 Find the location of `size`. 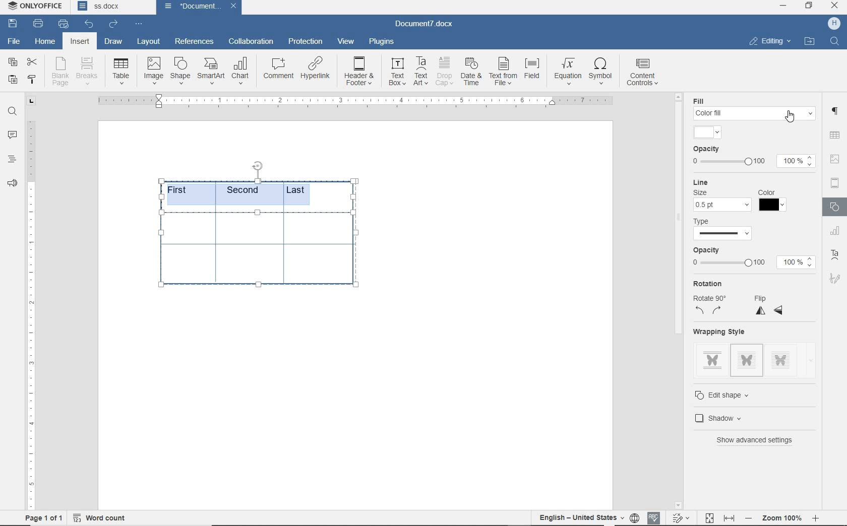

size is located at coordinates (703, 192).